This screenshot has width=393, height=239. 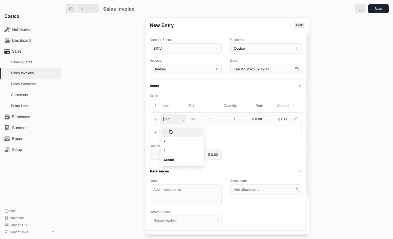 I want to click on Add attachment, so click(x=267, y=190).